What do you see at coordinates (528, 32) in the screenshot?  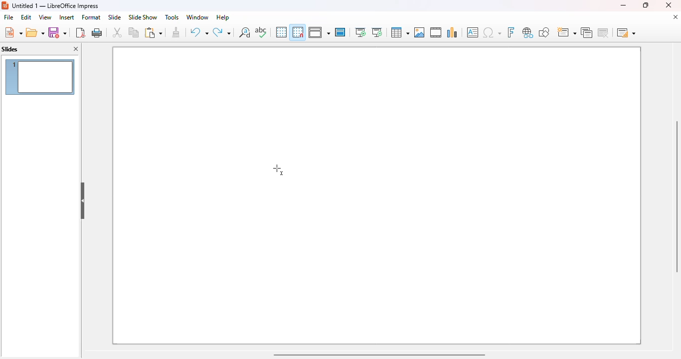 I see `insert hyperlink` at bounding box center [528, 32].